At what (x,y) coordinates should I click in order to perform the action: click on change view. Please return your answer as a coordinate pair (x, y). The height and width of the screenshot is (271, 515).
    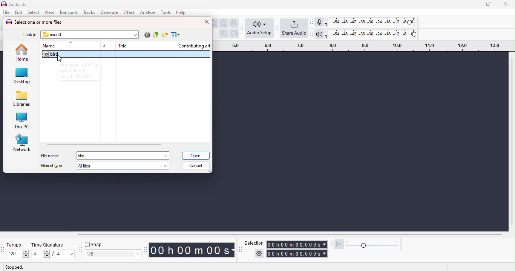
    Looking at the image, I should click on (175, 35).